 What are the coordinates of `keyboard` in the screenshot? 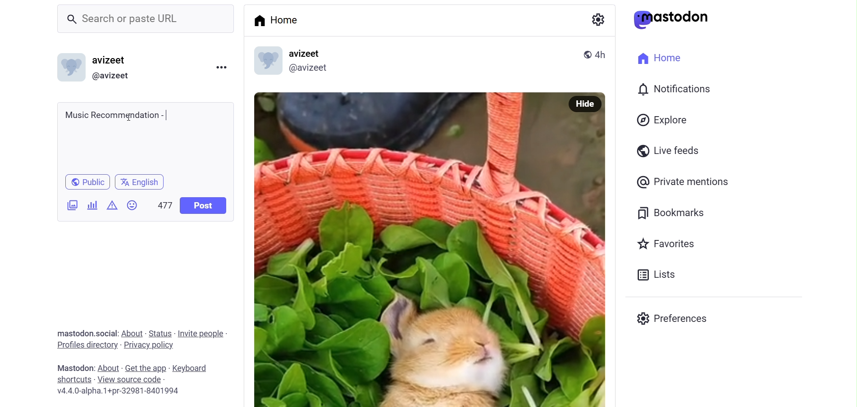 It's located at (192, 366).